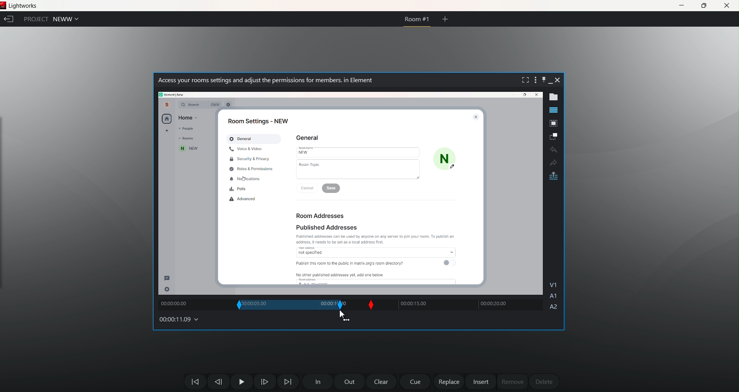 Image resolution: width=739 pixels, height=392 pixels. Describe the element at coordinates (544, 82) in the screenshot. I see `pin this bar` at that location.